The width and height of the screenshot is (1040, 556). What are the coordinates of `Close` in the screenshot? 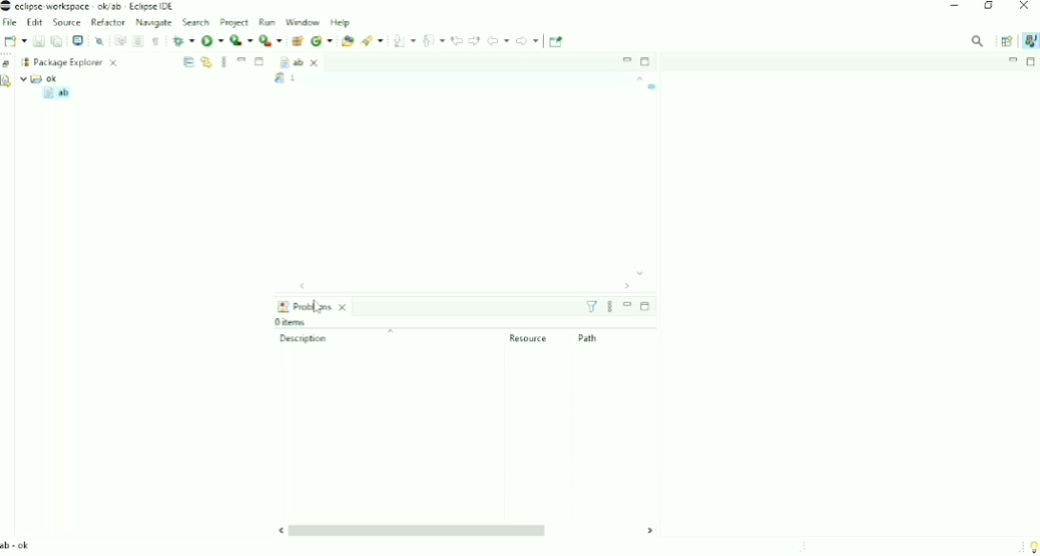 It's located at (1025, 8).